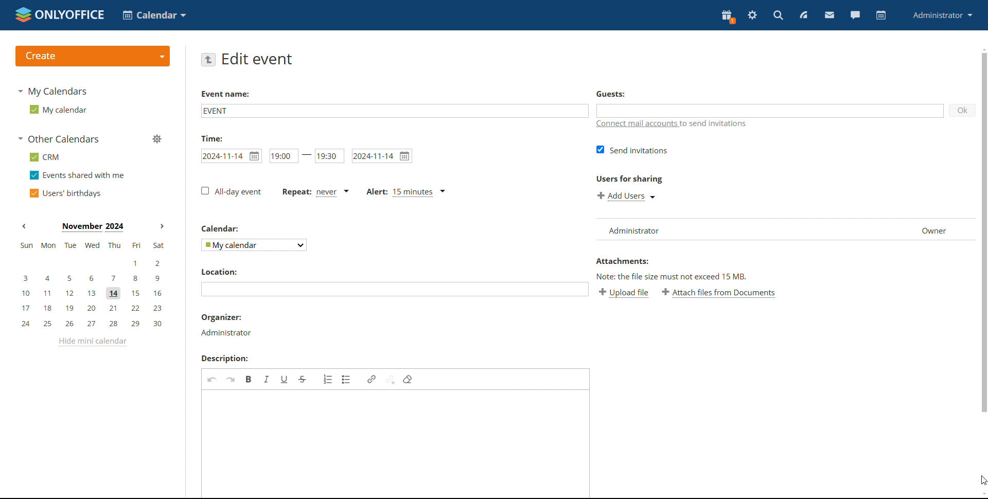 Image resolution: width=988 pixels, height=499 pixels. What do you see at coordinates (231, 379) in the screenshot?
I see `redo` at bounding box center [231, 379].